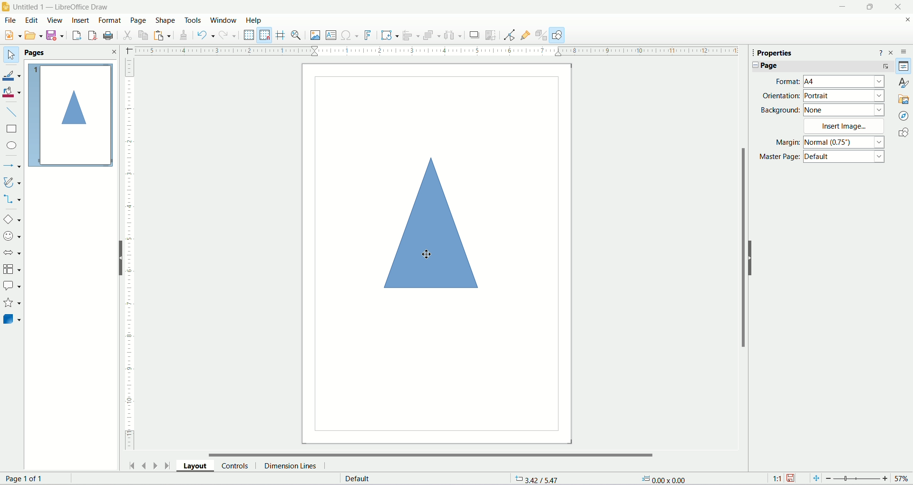 Image resolution: width=913 pixels, height=485 pixels. Describe the element at coordinates (844, 125) in the screenshot. I see `Insert Image` at that location.